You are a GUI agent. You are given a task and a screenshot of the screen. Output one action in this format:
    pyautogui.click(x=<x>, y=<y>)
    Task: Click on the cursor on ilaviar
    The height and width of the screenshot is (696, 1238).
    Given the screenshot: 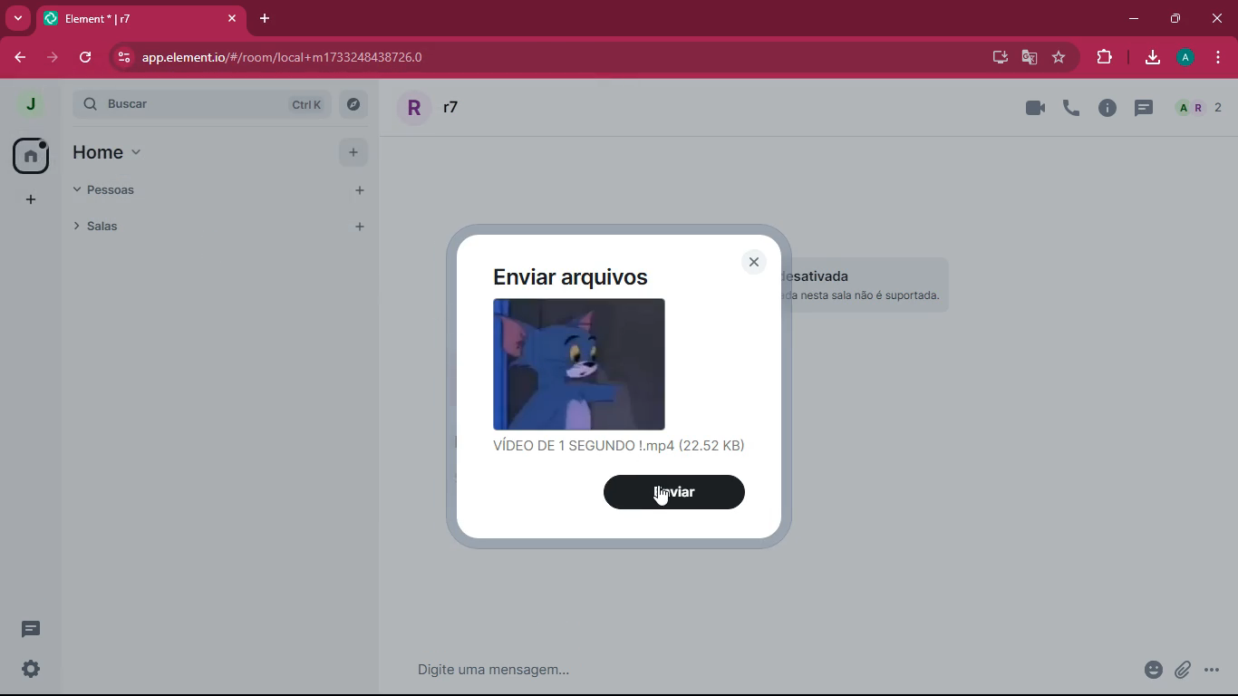 What is the action you would take?
    pyautogui.click(x=661, y=502)
    